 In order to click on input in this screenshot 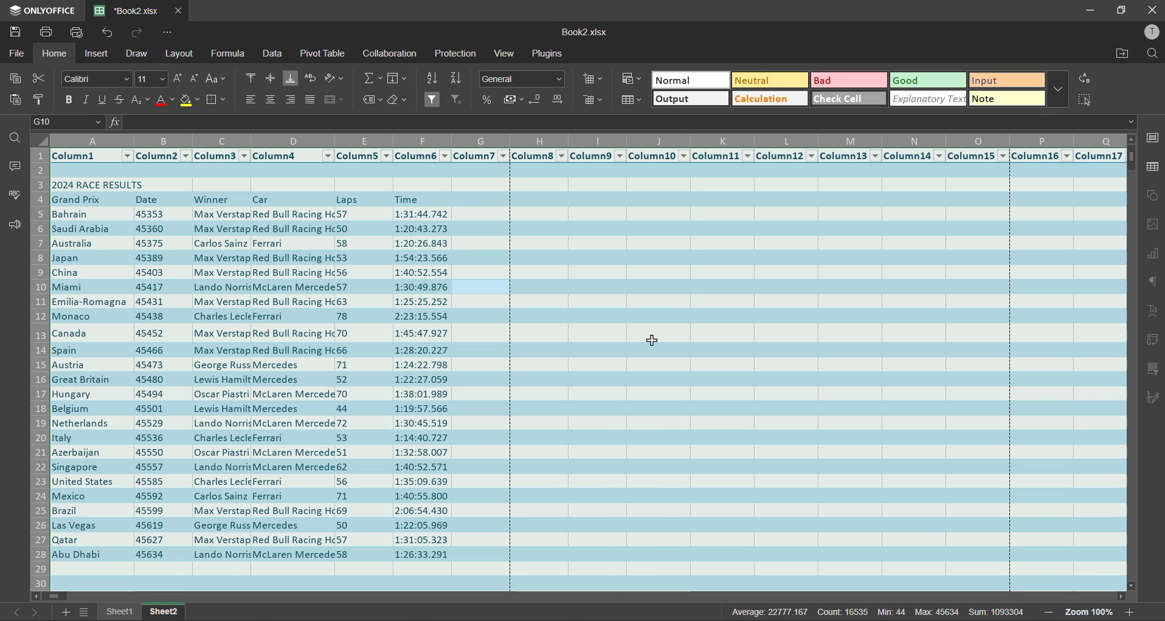, I will do `click(1005, 81)`.